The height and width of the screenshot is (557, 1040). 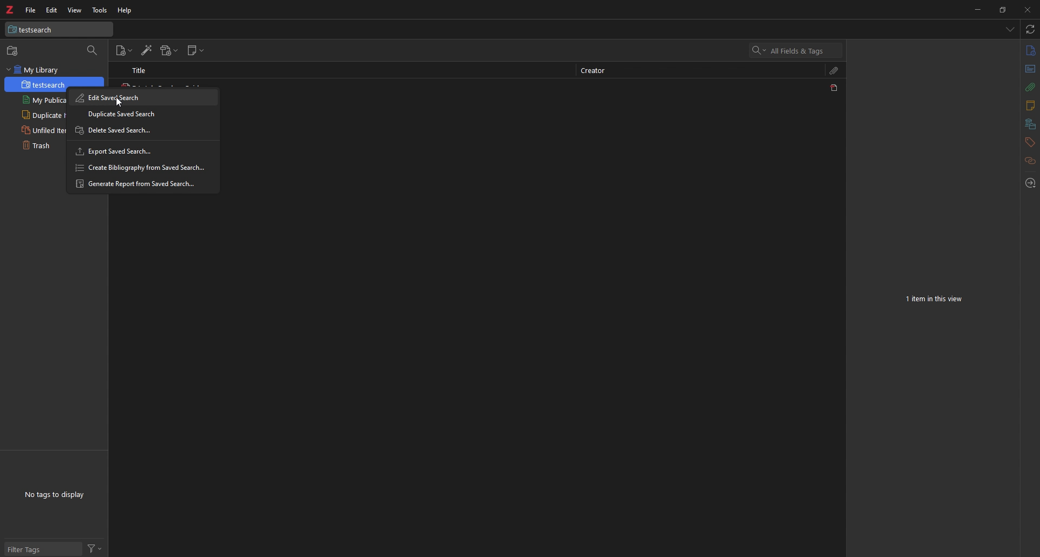 I want to click on All fields & Tags, so click(x=797, y=50).